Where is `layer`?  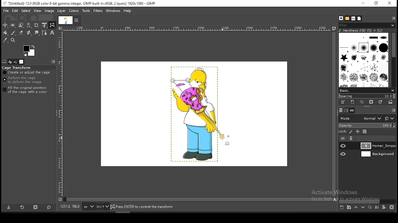
layer is located at coordinates (377, 155).